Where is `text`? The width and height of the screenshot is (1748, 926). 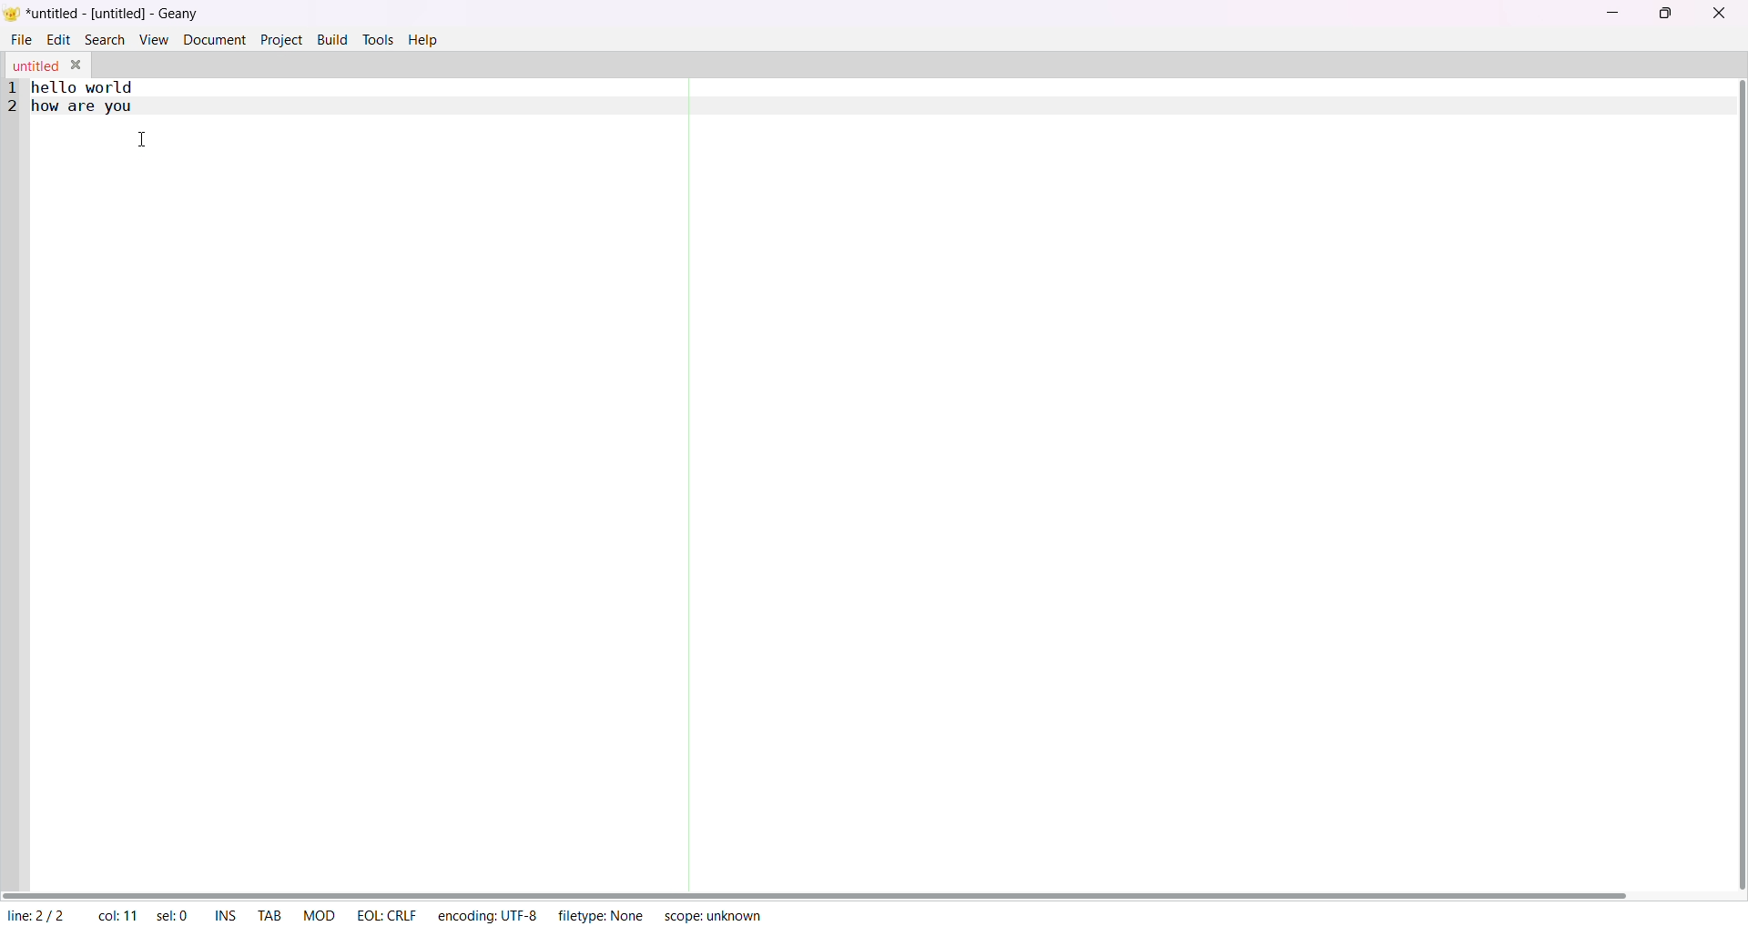
text is located at coordinates (77, 99).